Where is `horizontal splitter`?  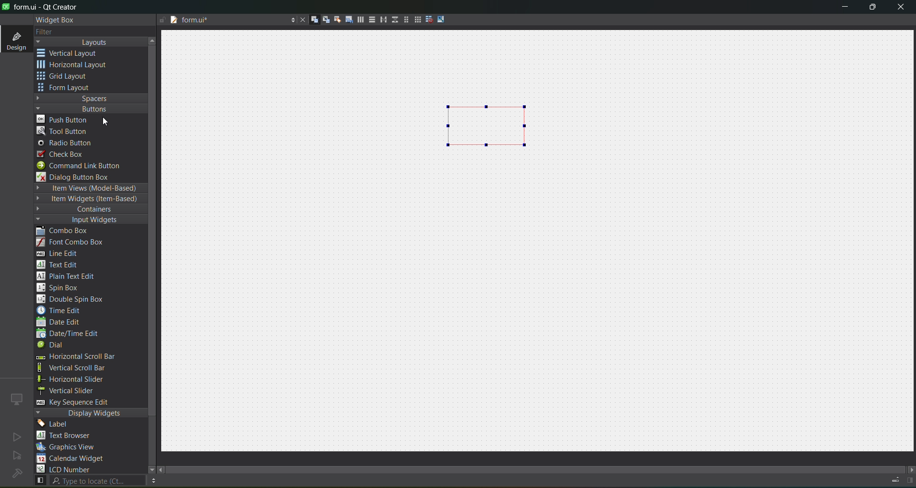
horizontal splitter is located at coordinates (381, 20).